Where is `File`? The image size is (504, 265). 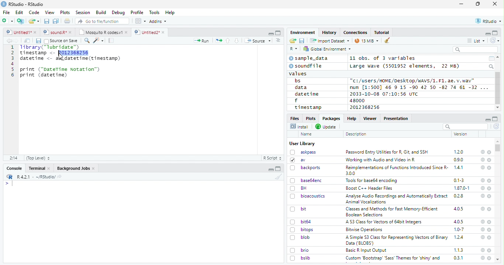
File is located at coordinates (6, 12).